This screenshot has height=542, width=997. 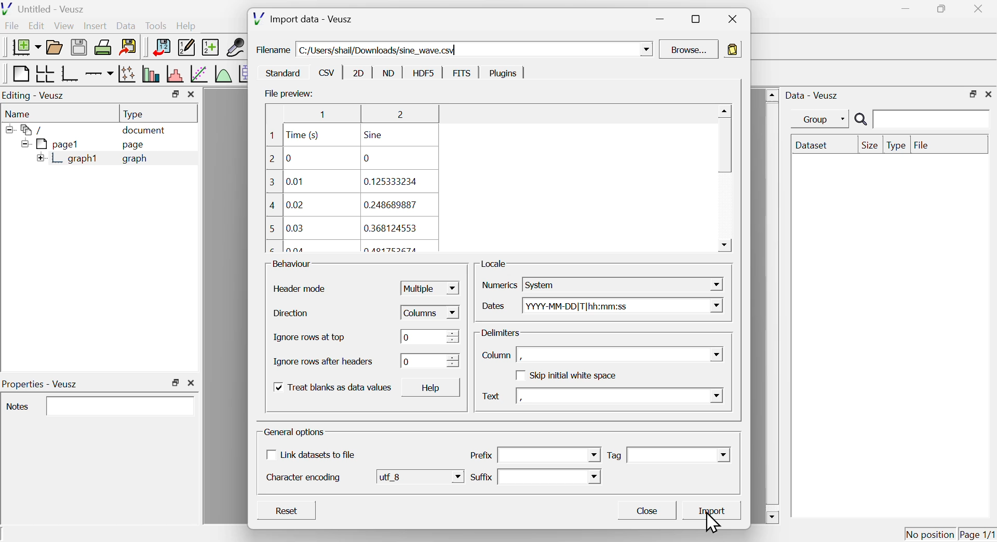 What do you see at coordinates (51, 144) in the screenshot?
I see `page1` at bounding box center [51, 144].